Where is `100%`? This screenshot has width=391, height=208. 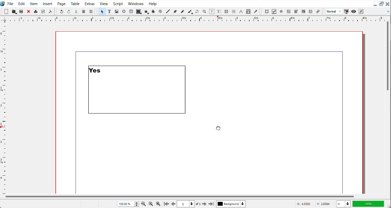 100% is located at coordinates (368, 204).